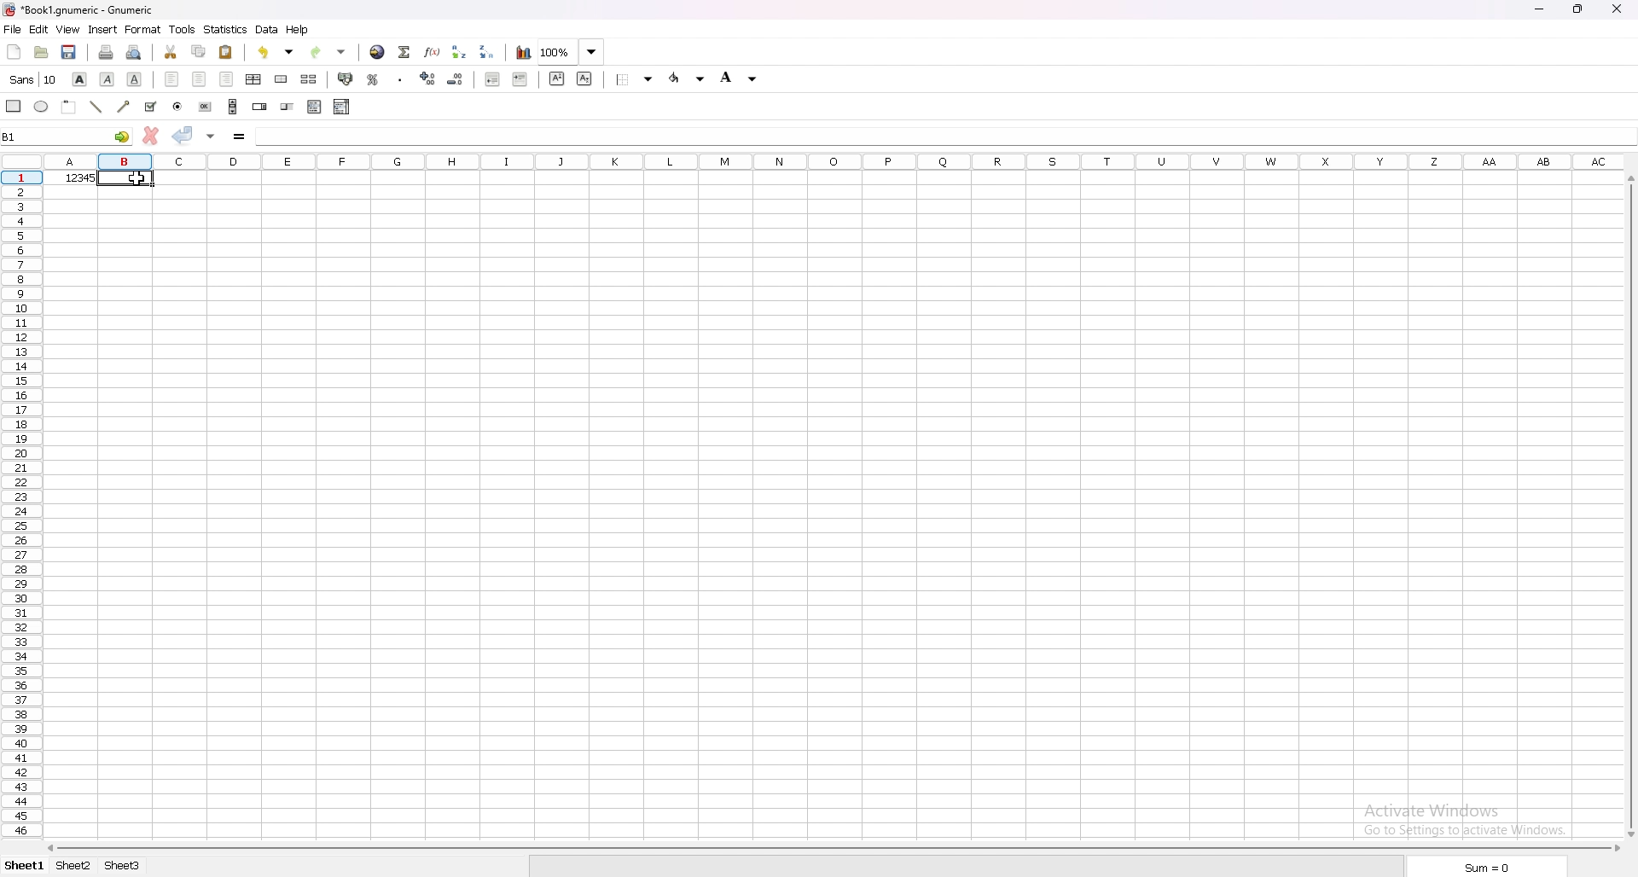 Image resolution: width=1638 pixels, height=877 pixels. Describe the element at coordinates (328, 52) in the screenshot. I see `redo` at that location.